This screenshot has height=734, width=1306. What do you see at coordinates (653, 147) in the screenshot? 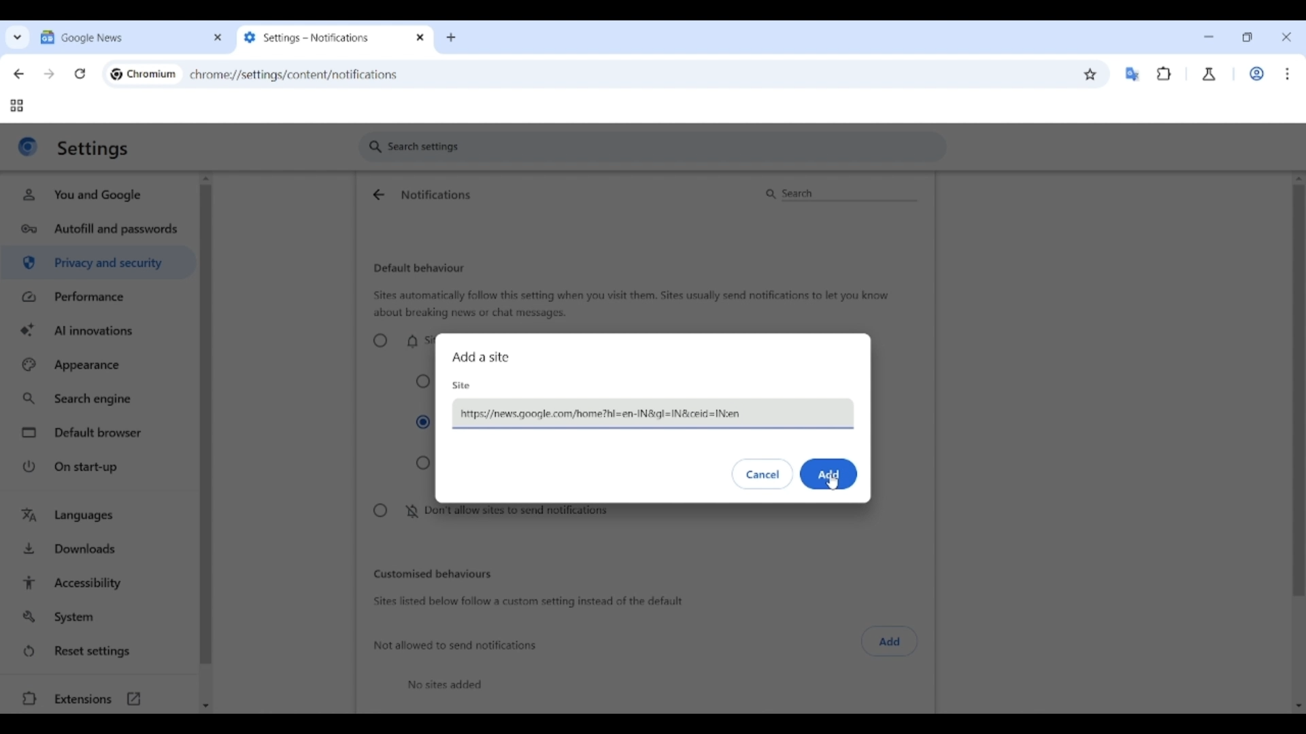
I see `Search settings` at bounding box center [653, 147].